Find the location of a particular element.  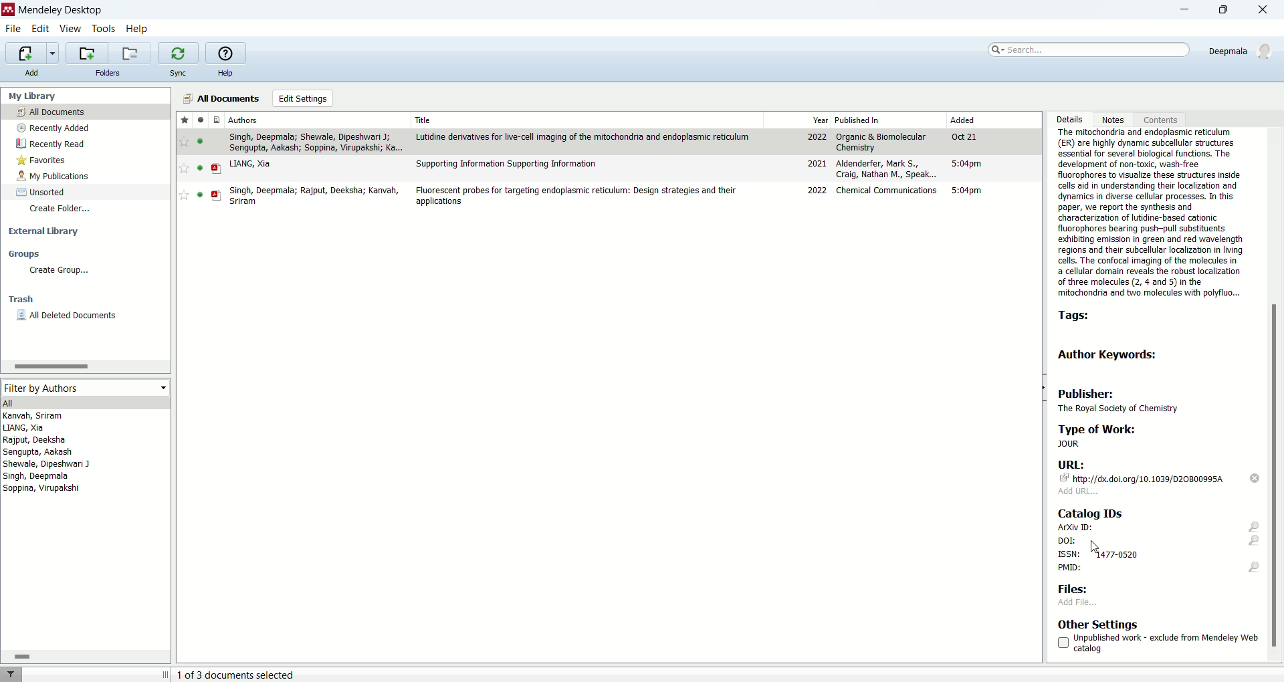

edit settings is located at coordinates (304, 98).